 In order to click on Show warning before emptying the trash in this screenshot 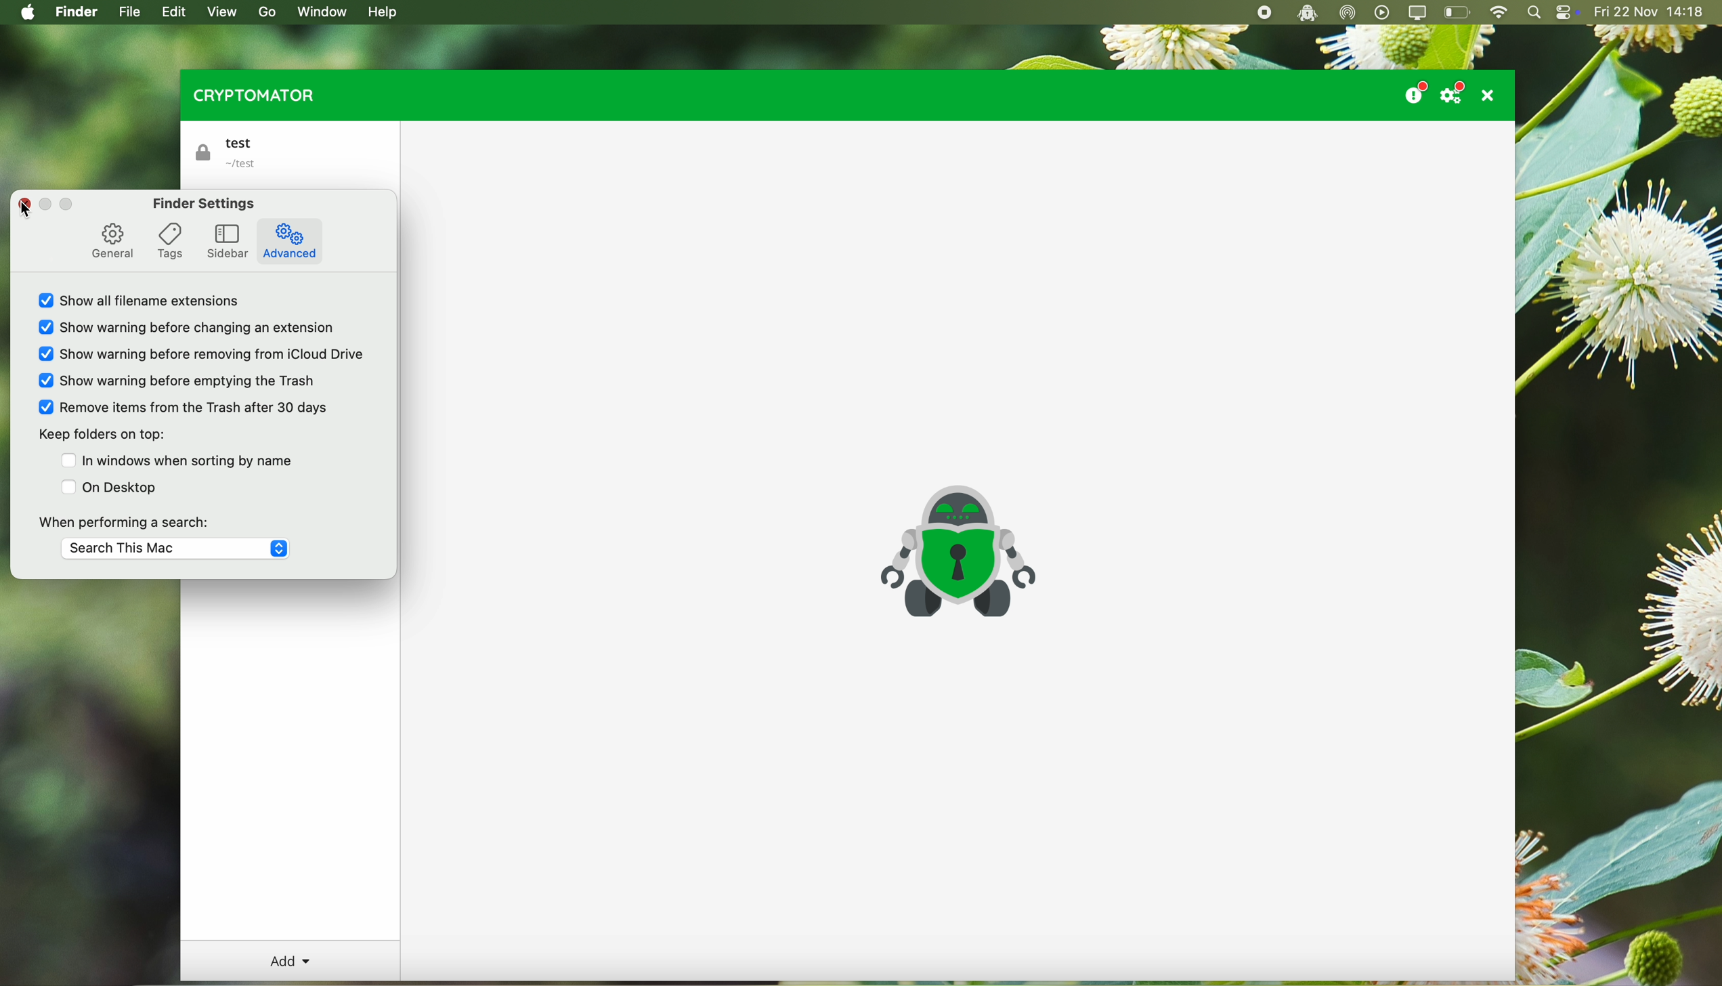, I will do `click(177, 379)`.